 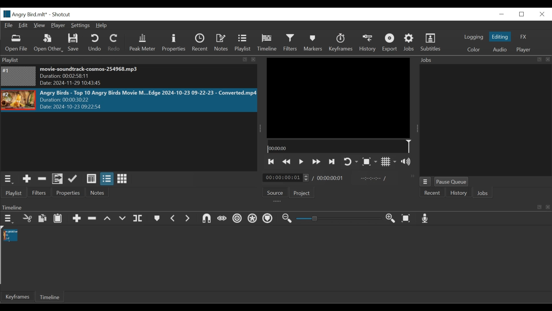 What do you see at coordinates (156, 219) in the screenshot?
I see `Markers` at bounding box center [156, 219].